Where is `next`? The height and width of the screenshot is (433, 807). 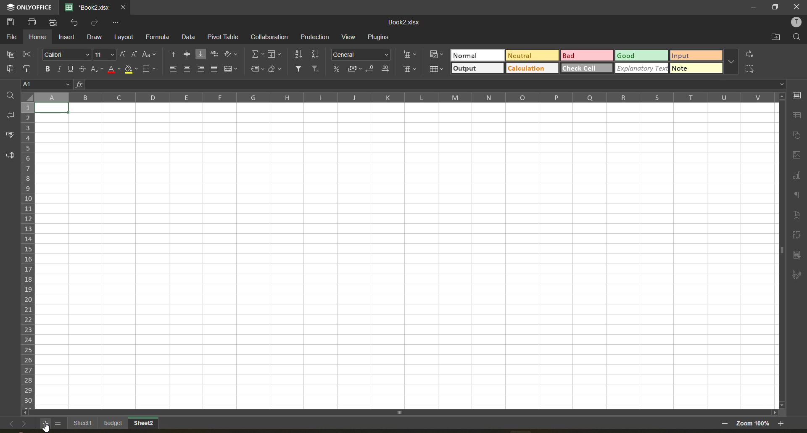
next is located at coordinates (24, 423).